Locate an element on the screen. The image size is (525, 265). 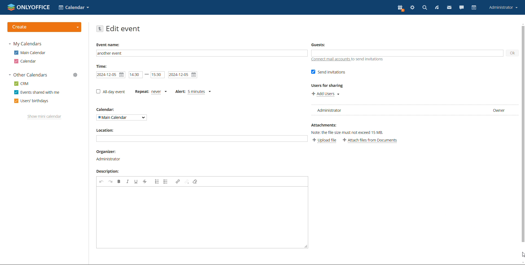
create is located at coordinates (45, 27).